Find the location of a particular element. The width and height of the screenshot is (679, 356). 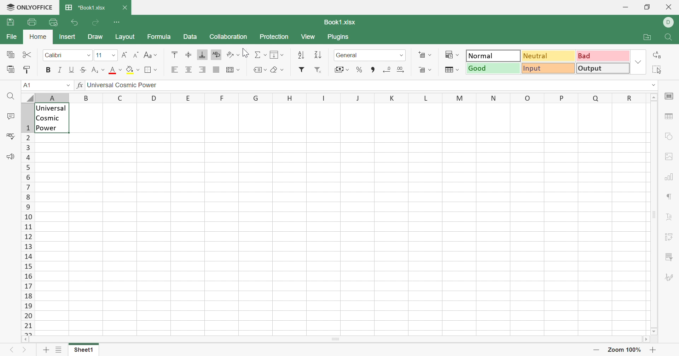

fx is located at coordinates (78, 86).